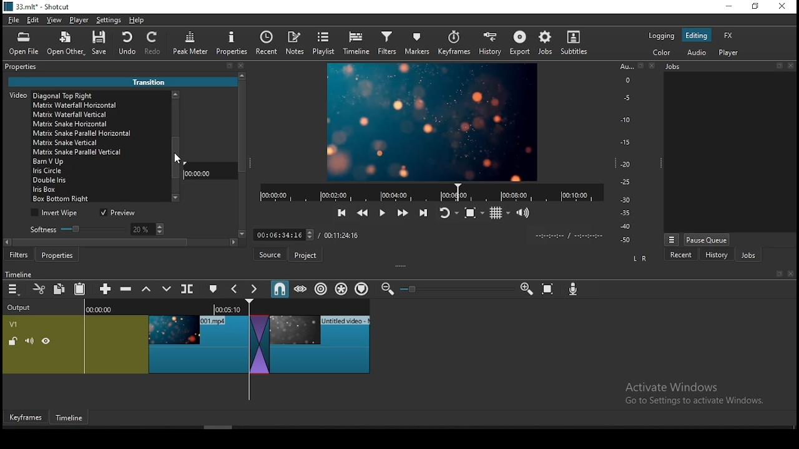  Describe the element at coordinates (120, 213) in the screenshot. I see `preview on/off` at that location.